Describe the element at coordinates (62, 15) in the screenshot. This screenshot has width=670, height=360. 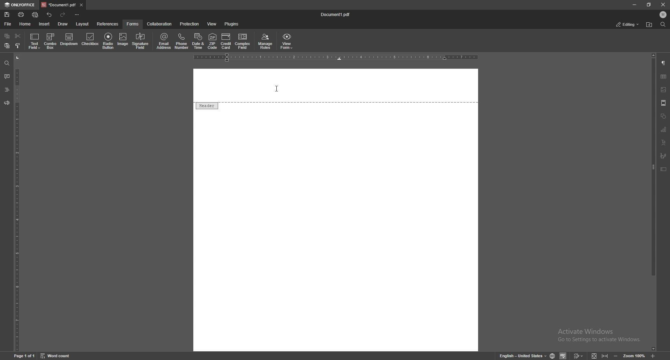
I see `redo` at that location.